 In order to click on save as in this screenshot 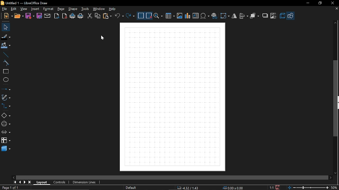, I will do `click(39, 16)`.